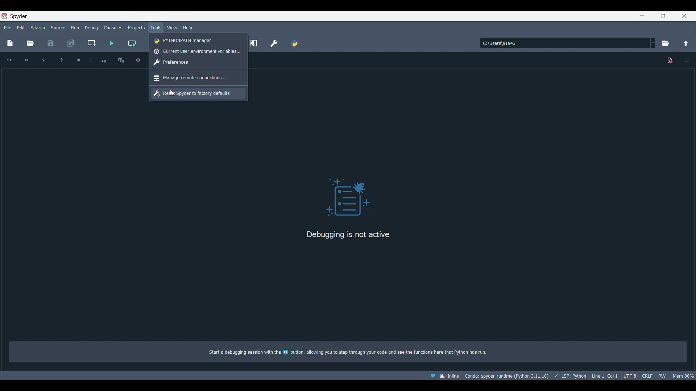 Image resolution: width=696 pixels, height=391 pixels. Describe the element at coordinates (156, 28) in the screenshot. I see `Tools menu` at that location.